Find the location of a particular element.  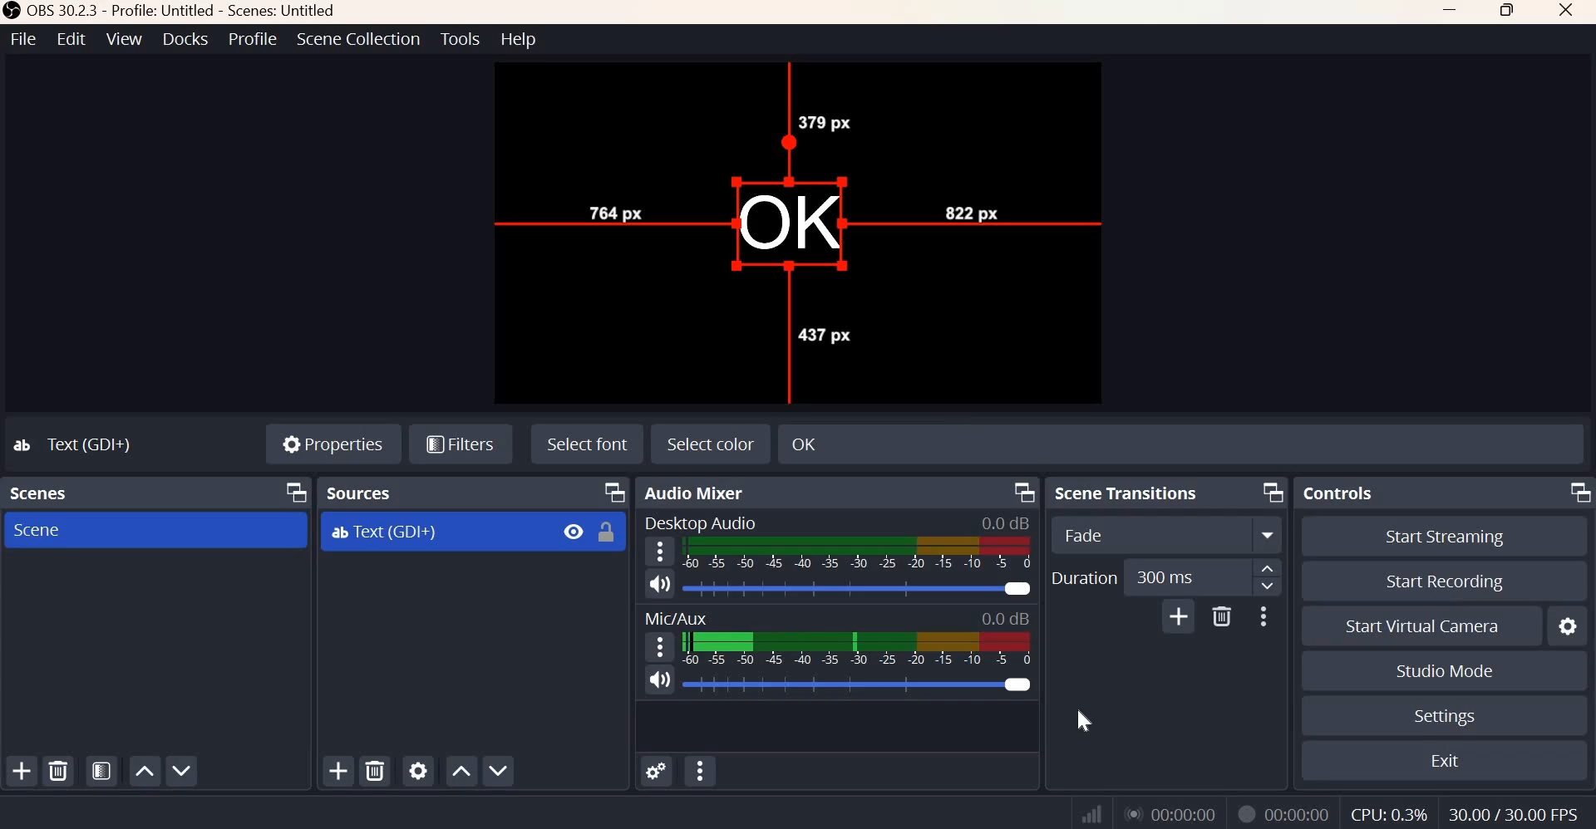

Duration is located at coordinates (1083, 577).